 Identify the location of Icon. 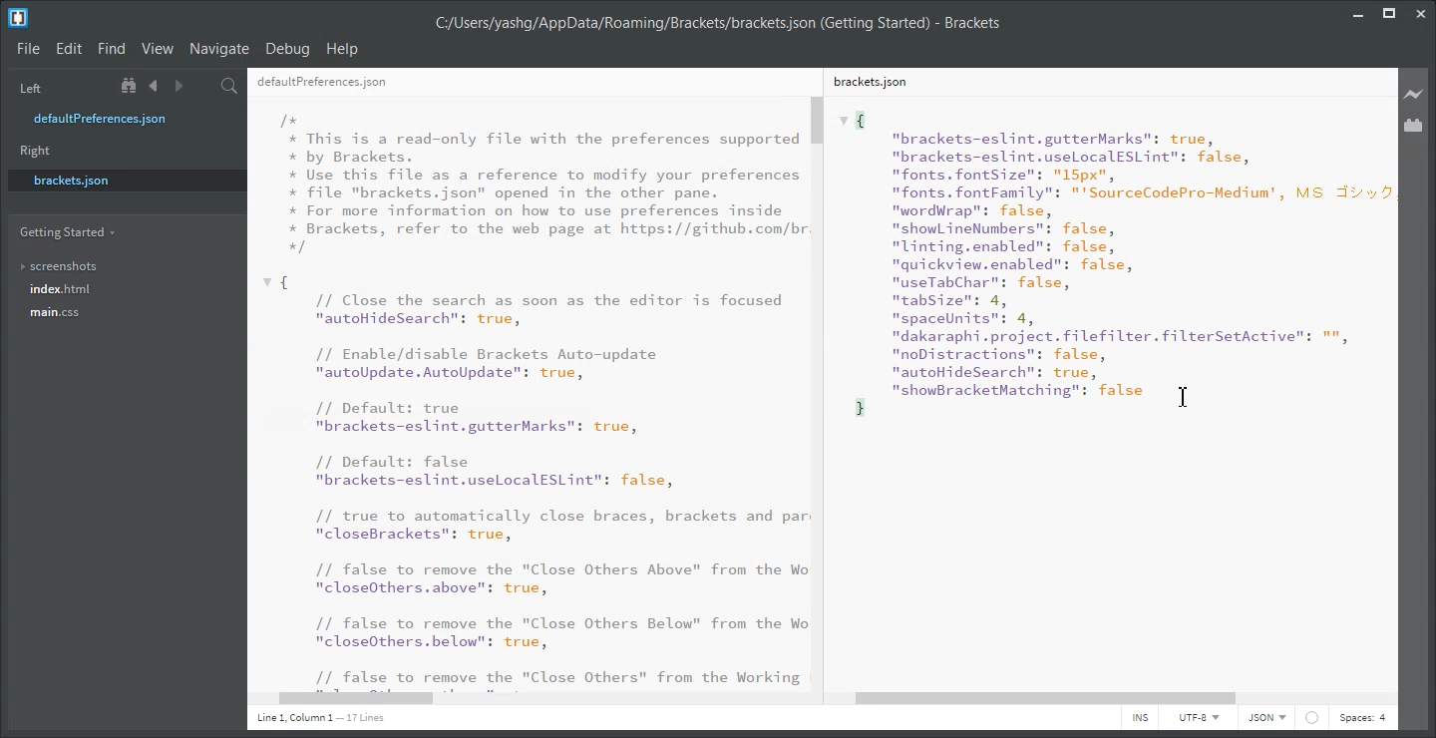
(1312, 718).